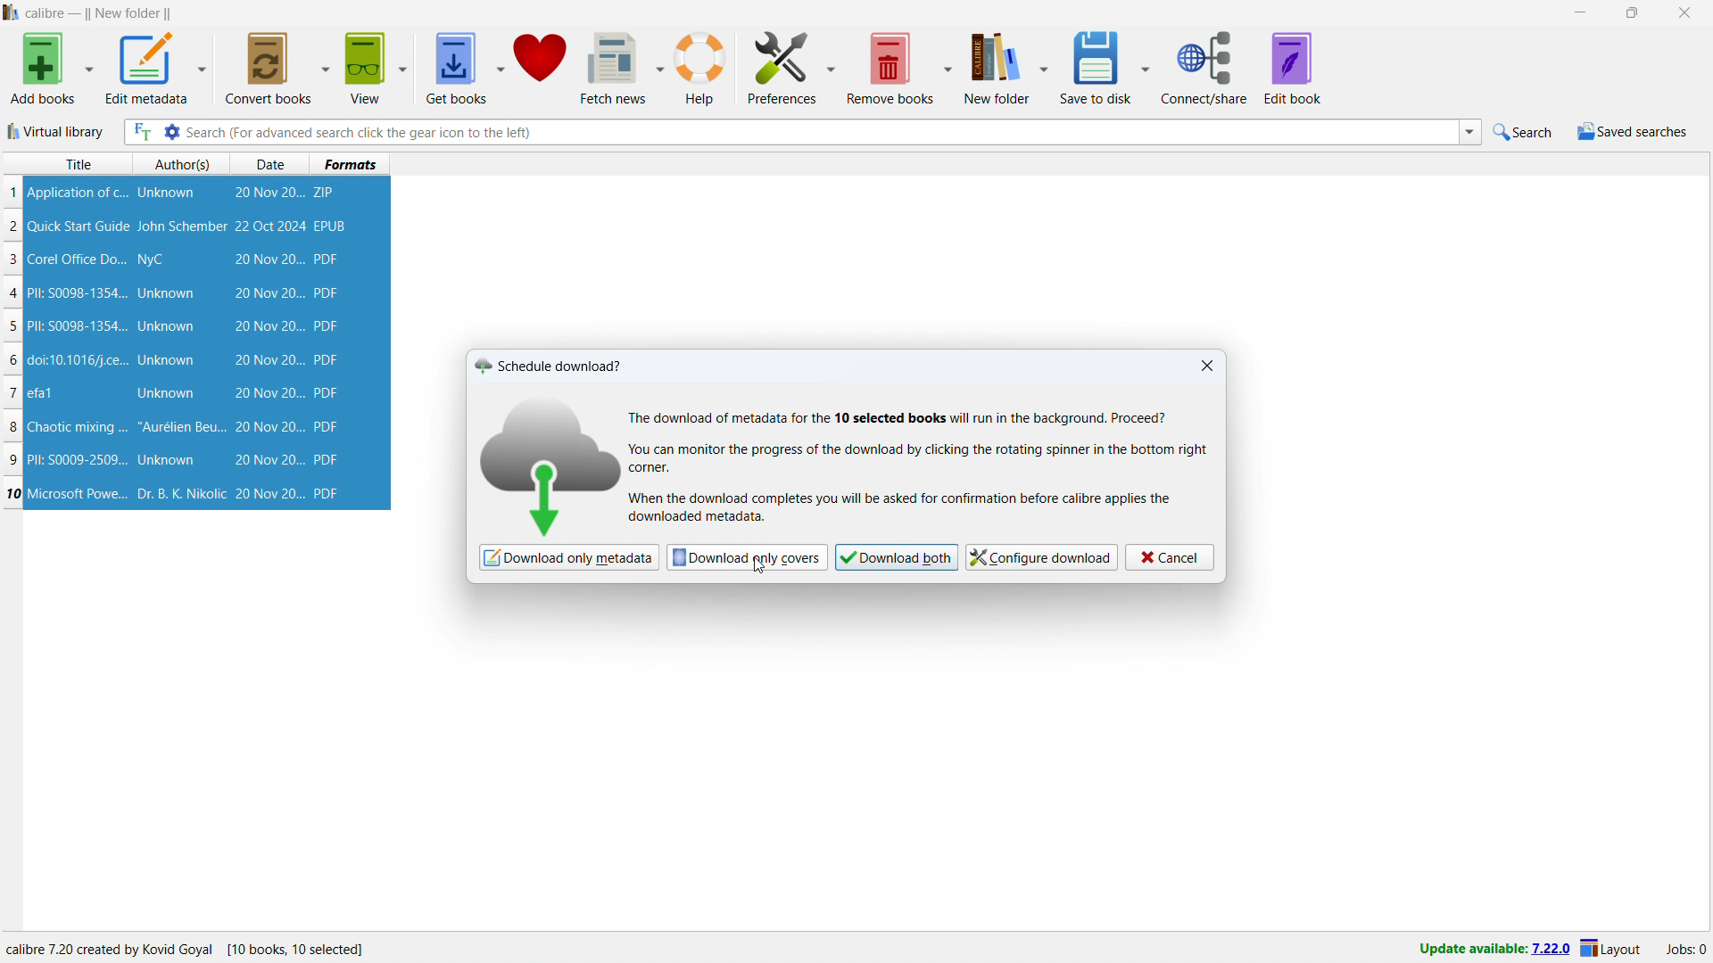 This screenshot has height=963, width=1713. Describe the element at coordinates (270, 69) in the screenshot. I see `convert books` at that location.